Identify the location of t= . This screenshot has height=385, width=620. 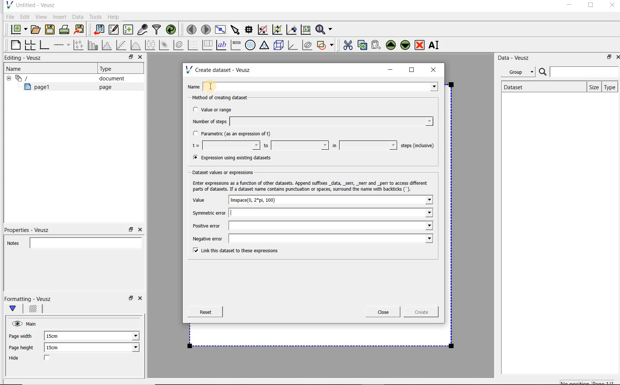
(224, 146).